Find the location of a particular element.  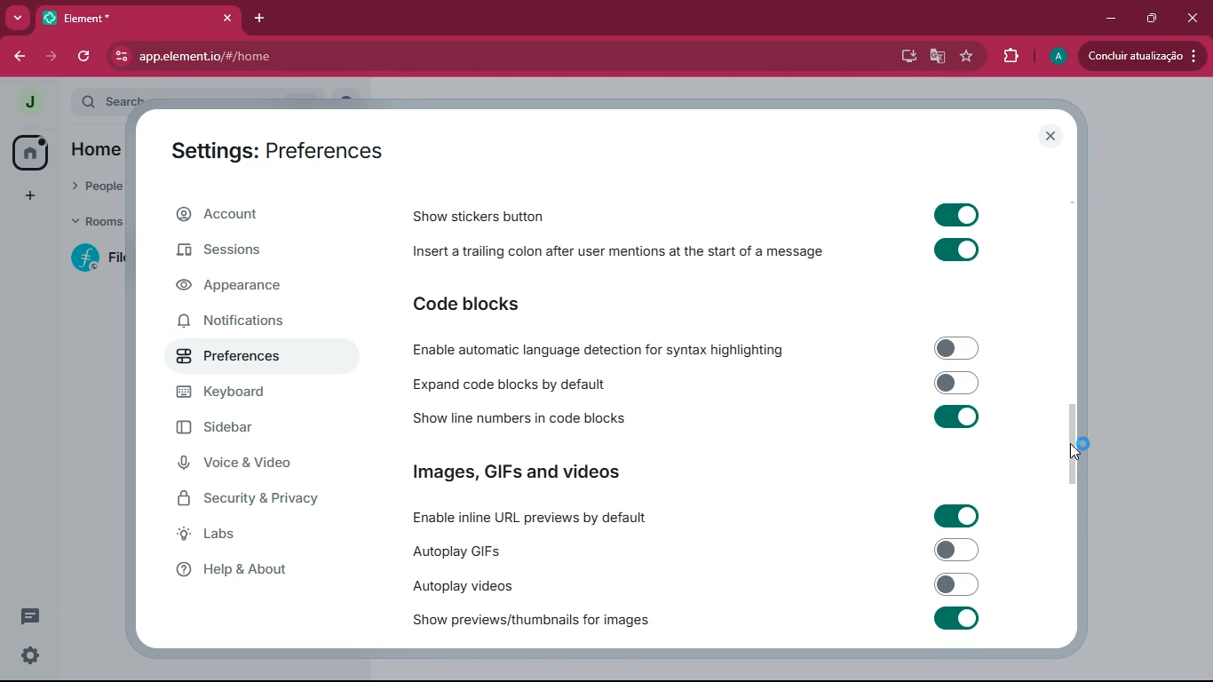

Toggle off is located at coordinates (956, 583).